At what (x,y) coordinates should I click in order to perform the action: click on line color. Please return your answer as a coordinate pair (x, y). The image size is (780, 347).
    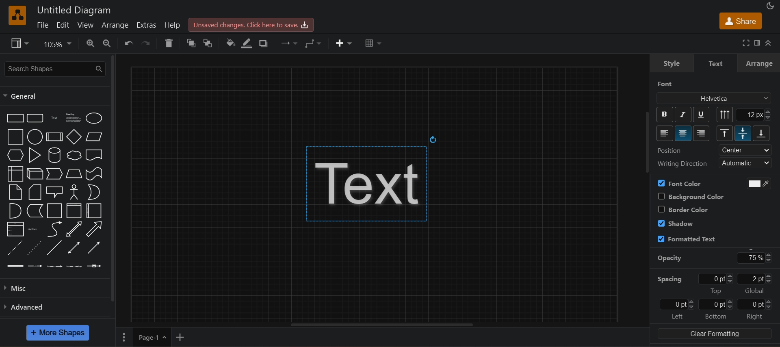
    Looking at the image, I should click on (247, 43).